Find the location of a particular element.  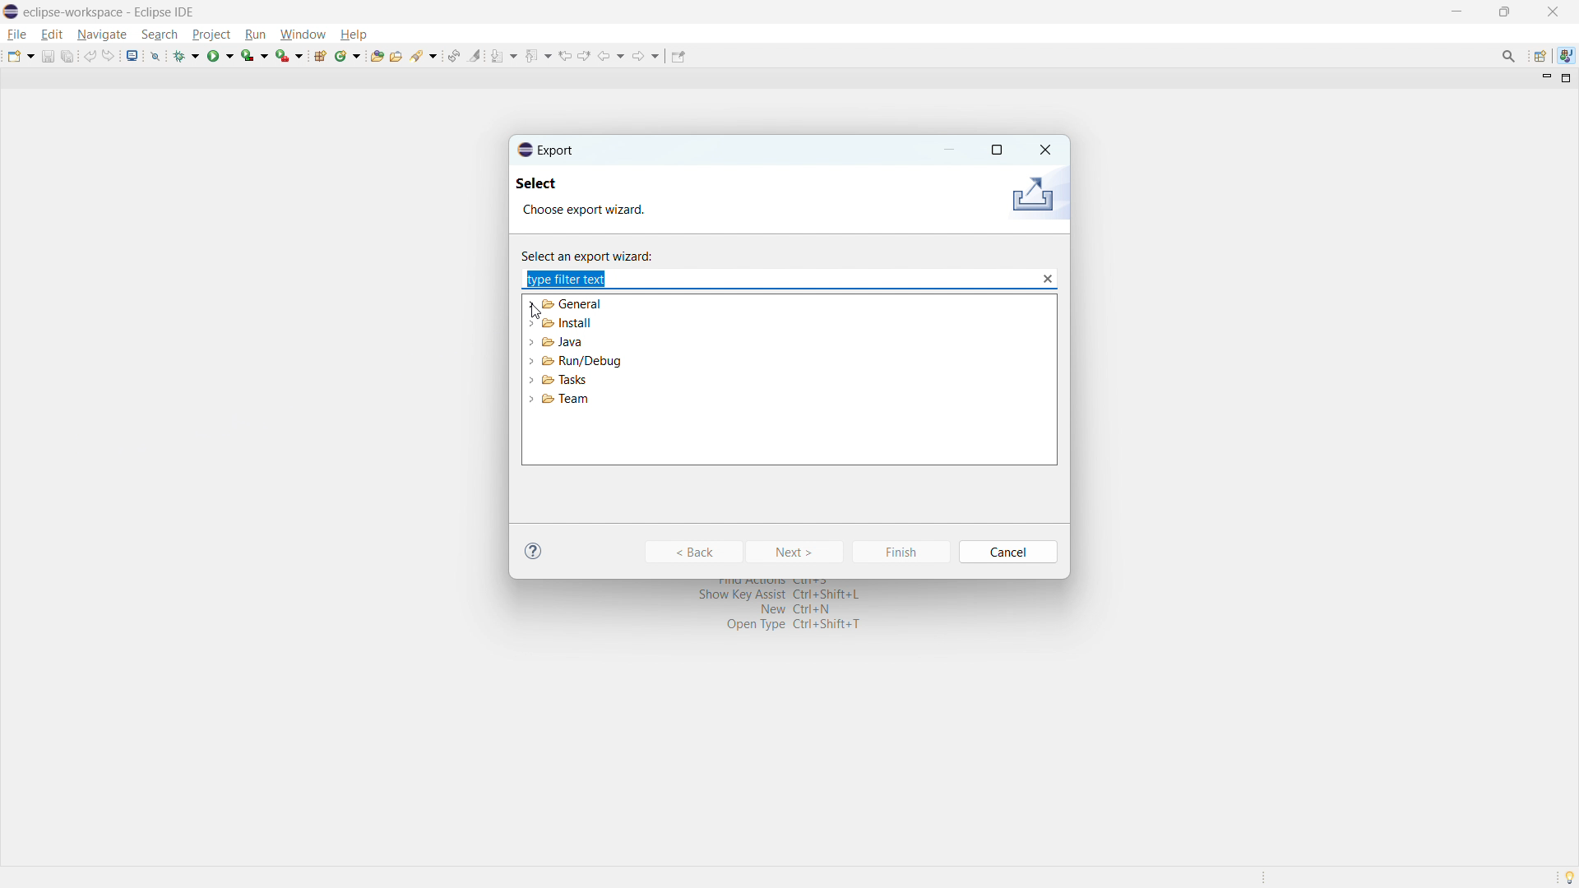

save is located at coordinates (47, 57).